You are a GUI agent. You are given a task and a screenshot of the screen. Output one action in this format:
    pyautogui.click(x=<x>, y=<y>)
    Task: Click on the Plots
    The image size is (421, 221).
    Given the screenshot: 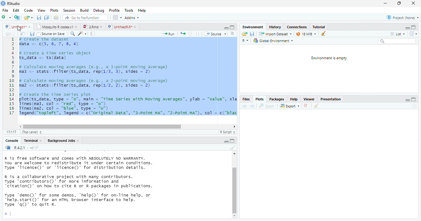 What is the action you would take?
    pyautogui.click(x=259, y=100)
    